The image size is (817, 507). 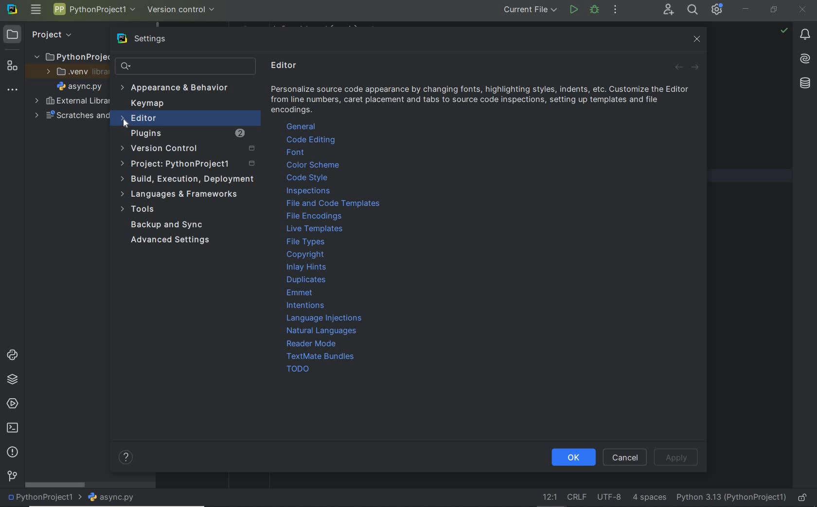 What do you see at coordinates (309, 191) in the screenshot?
I see `Inspections` at bounding box center [309, 191].